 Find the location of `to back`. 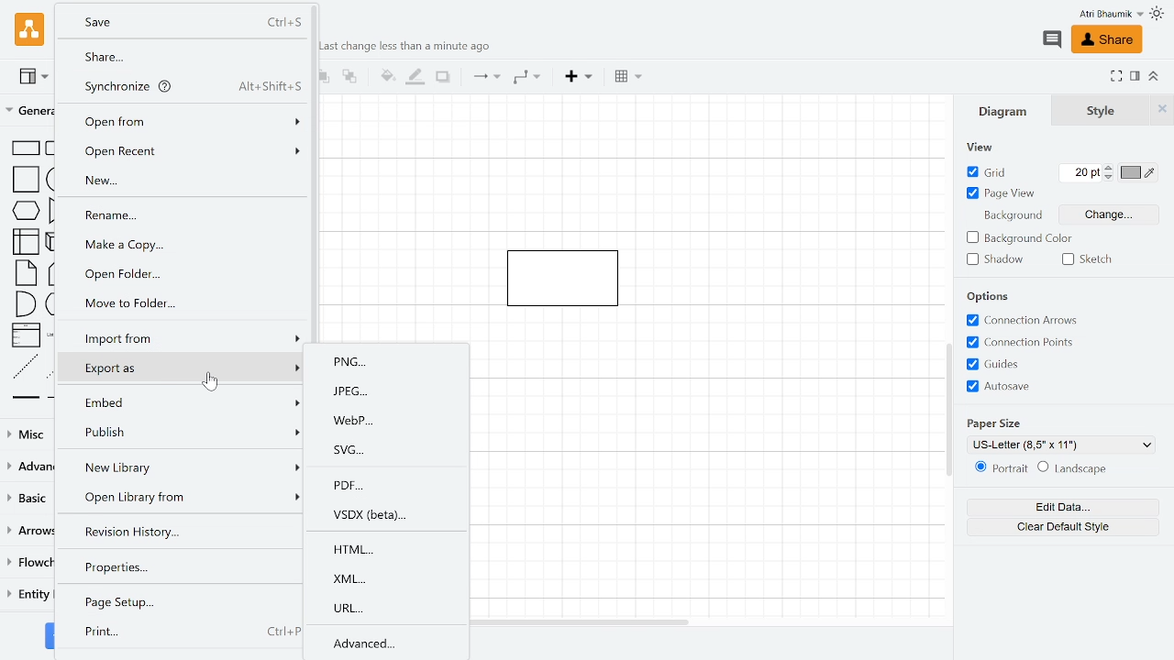

to back is located at coordinates (349, 79).